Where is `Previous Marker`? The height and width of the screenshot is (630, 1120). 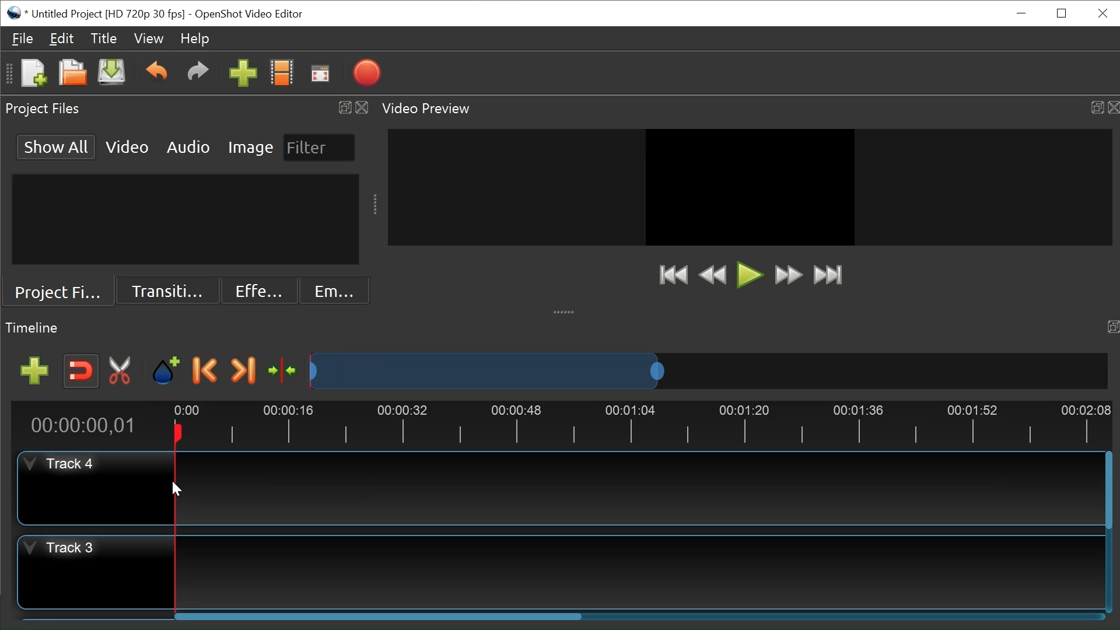
Previous Marker is located at coordinates (205, 370).